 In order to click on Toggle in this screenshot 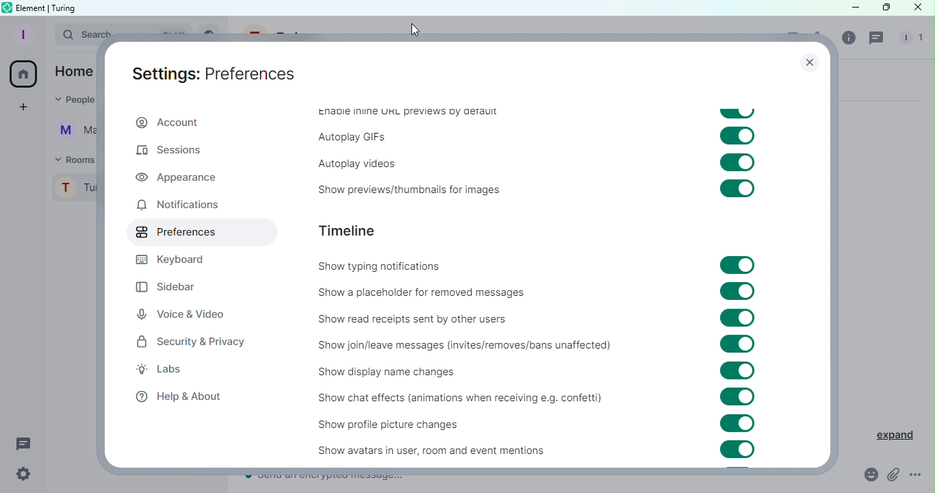, I will do `click(735, 114)`.